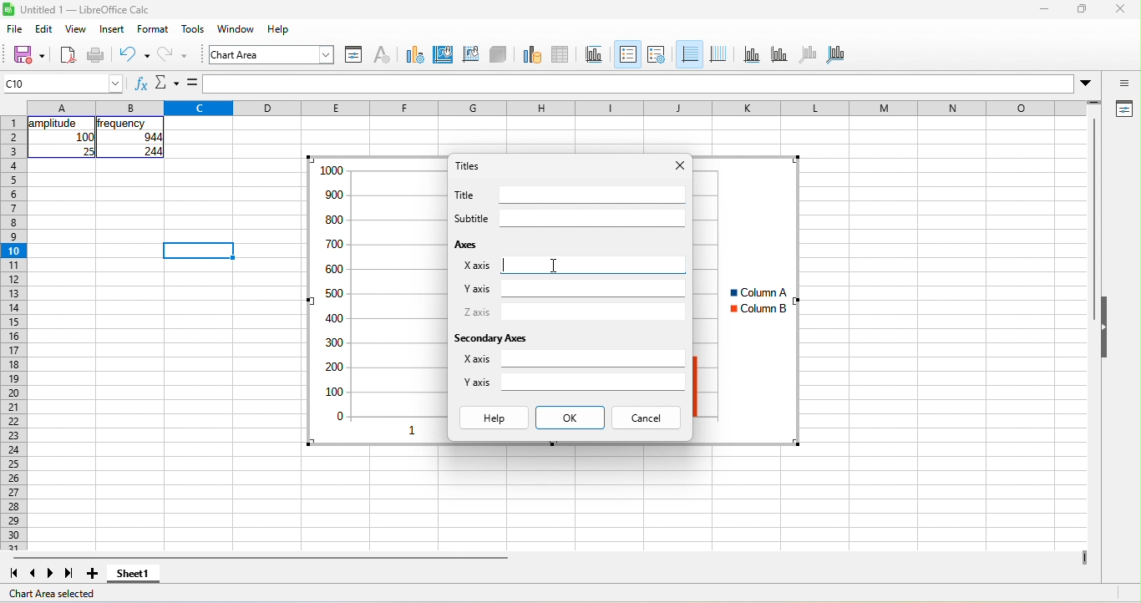 The height and width of the screenshot is (603, 1141). What do you see at coordinates (593, 218) in the screenshot?
I see `Input for subtitle` at bounding box center [593, 218].